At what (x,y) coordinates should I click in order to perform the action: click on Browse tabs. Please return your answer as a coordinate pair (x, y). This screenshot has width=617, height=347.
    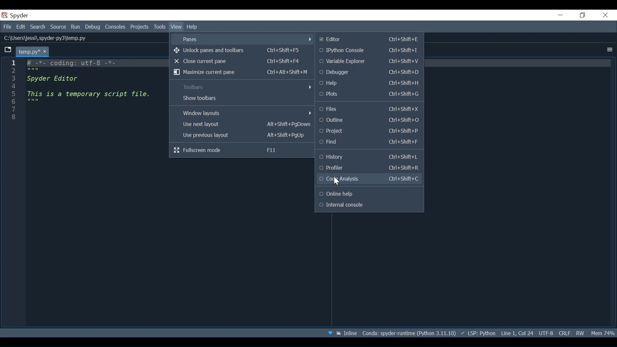
    Looking at the image, I should click on (8, 50).